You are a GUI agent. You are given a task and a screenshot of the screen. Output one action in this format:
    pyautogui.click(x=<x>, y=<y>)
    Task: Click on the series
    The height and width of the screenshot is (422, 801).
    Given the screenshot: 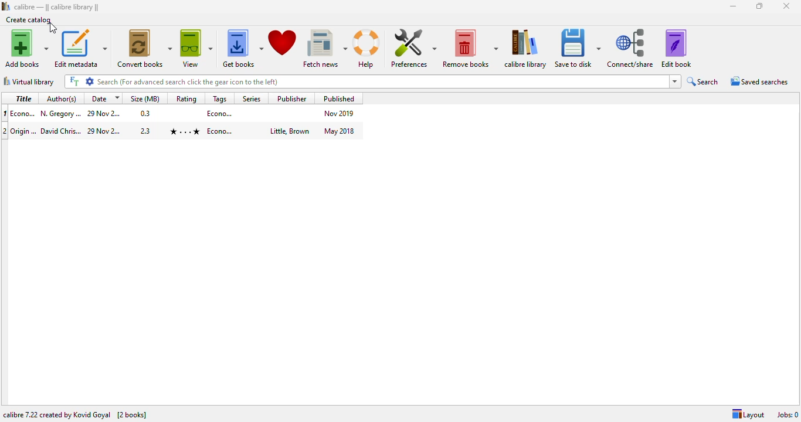 What is the action you would take?
    pyautogui.click(x=250, y=98)
    